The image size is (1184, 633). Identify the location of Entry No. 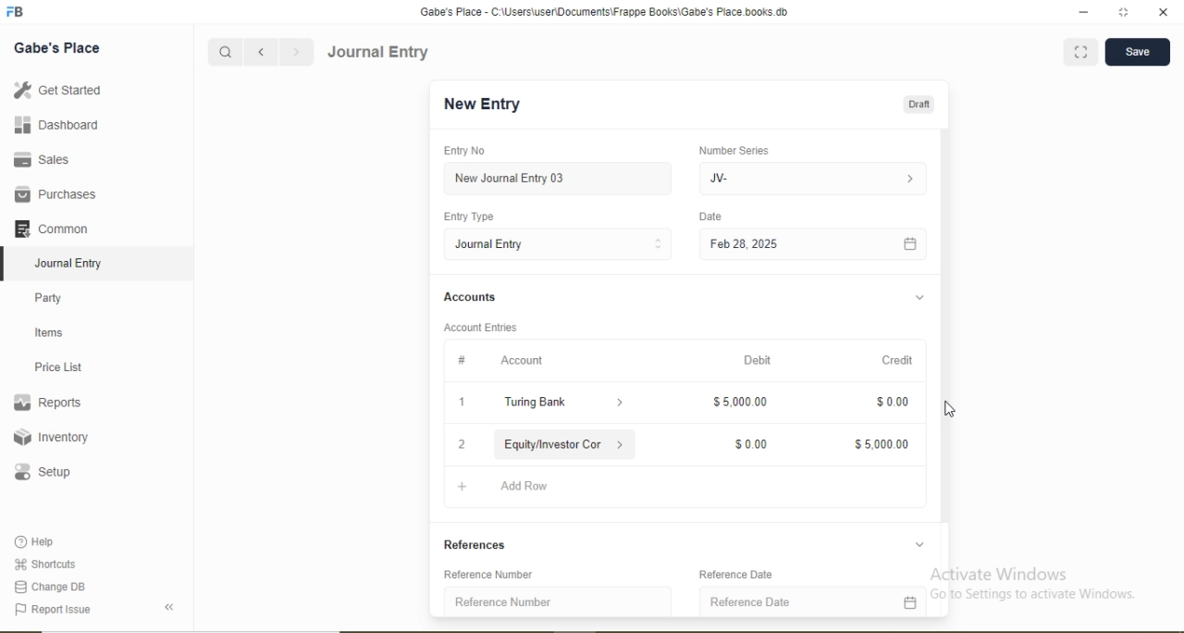
(463, 150).